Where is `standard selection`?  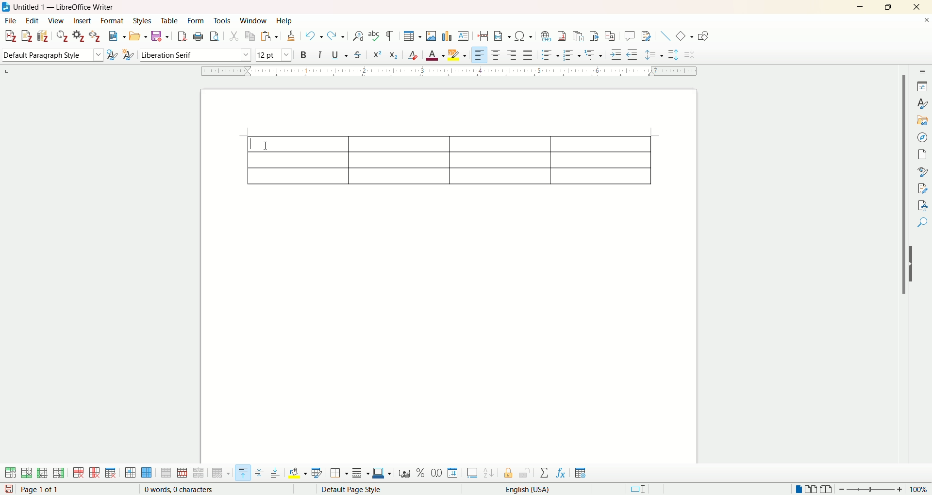
standard selection is located at coordinates (645, 488).